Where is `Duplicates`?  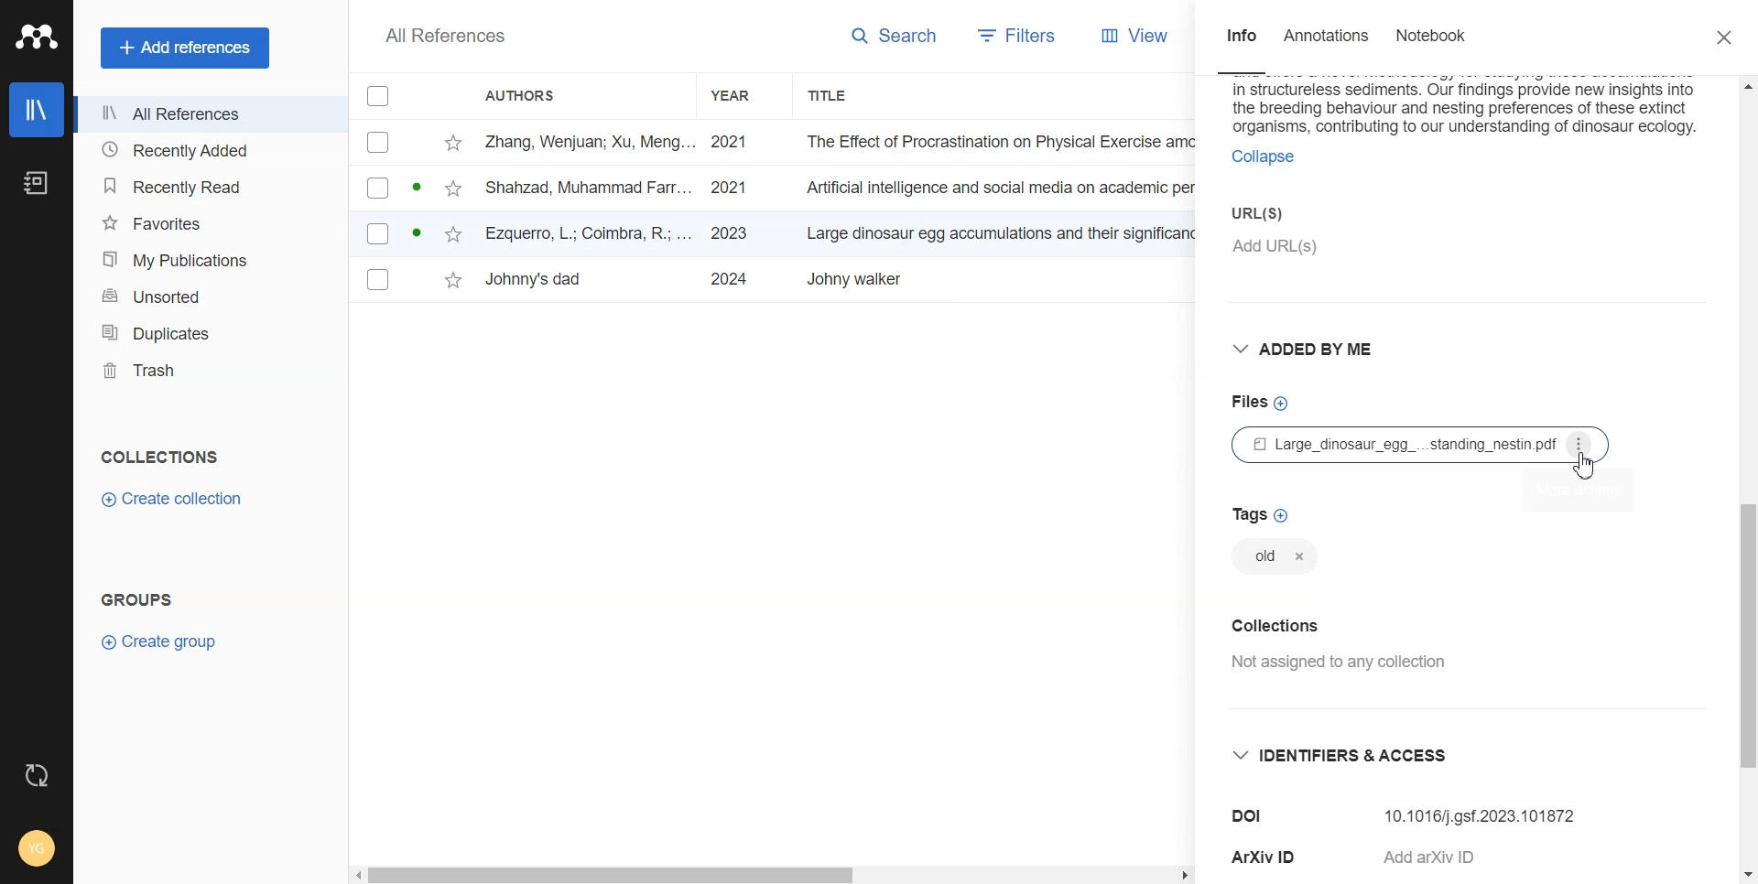 Duplicates is located at coordinates (201, 330).